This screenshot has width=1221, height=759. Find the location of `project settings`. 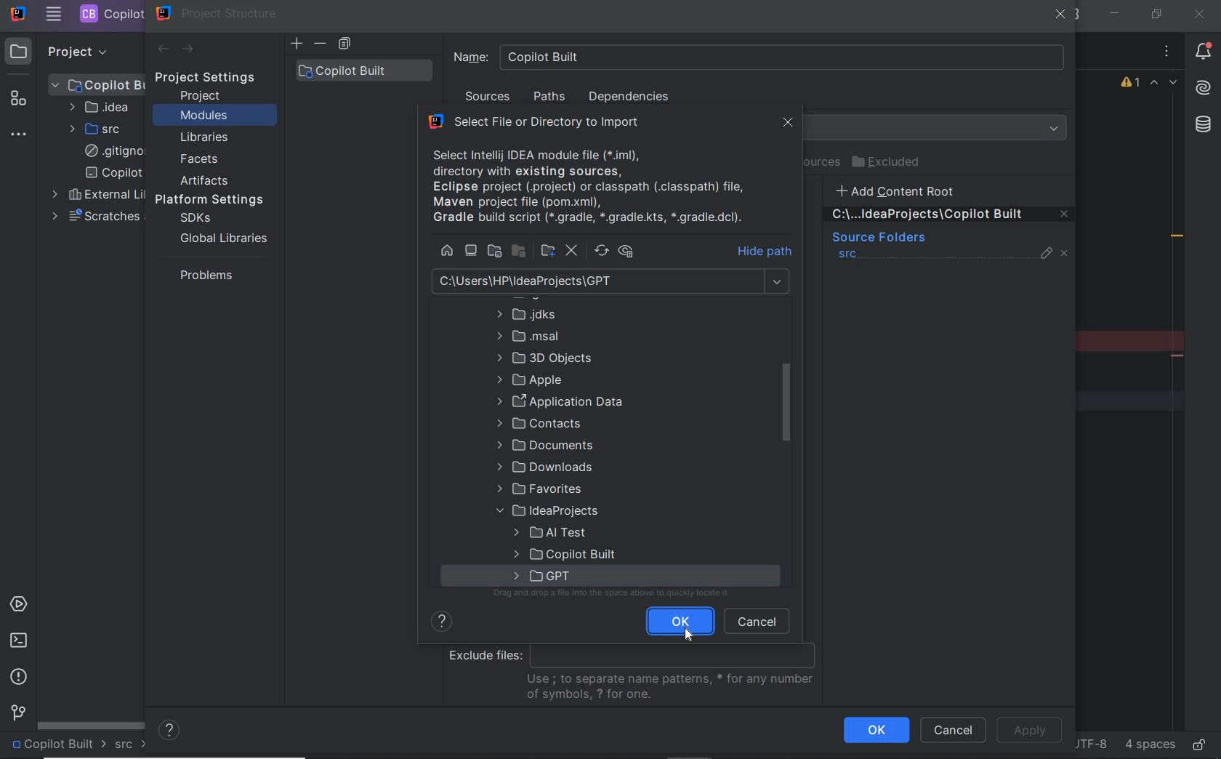

project settings is located at coordinates (215, 78).